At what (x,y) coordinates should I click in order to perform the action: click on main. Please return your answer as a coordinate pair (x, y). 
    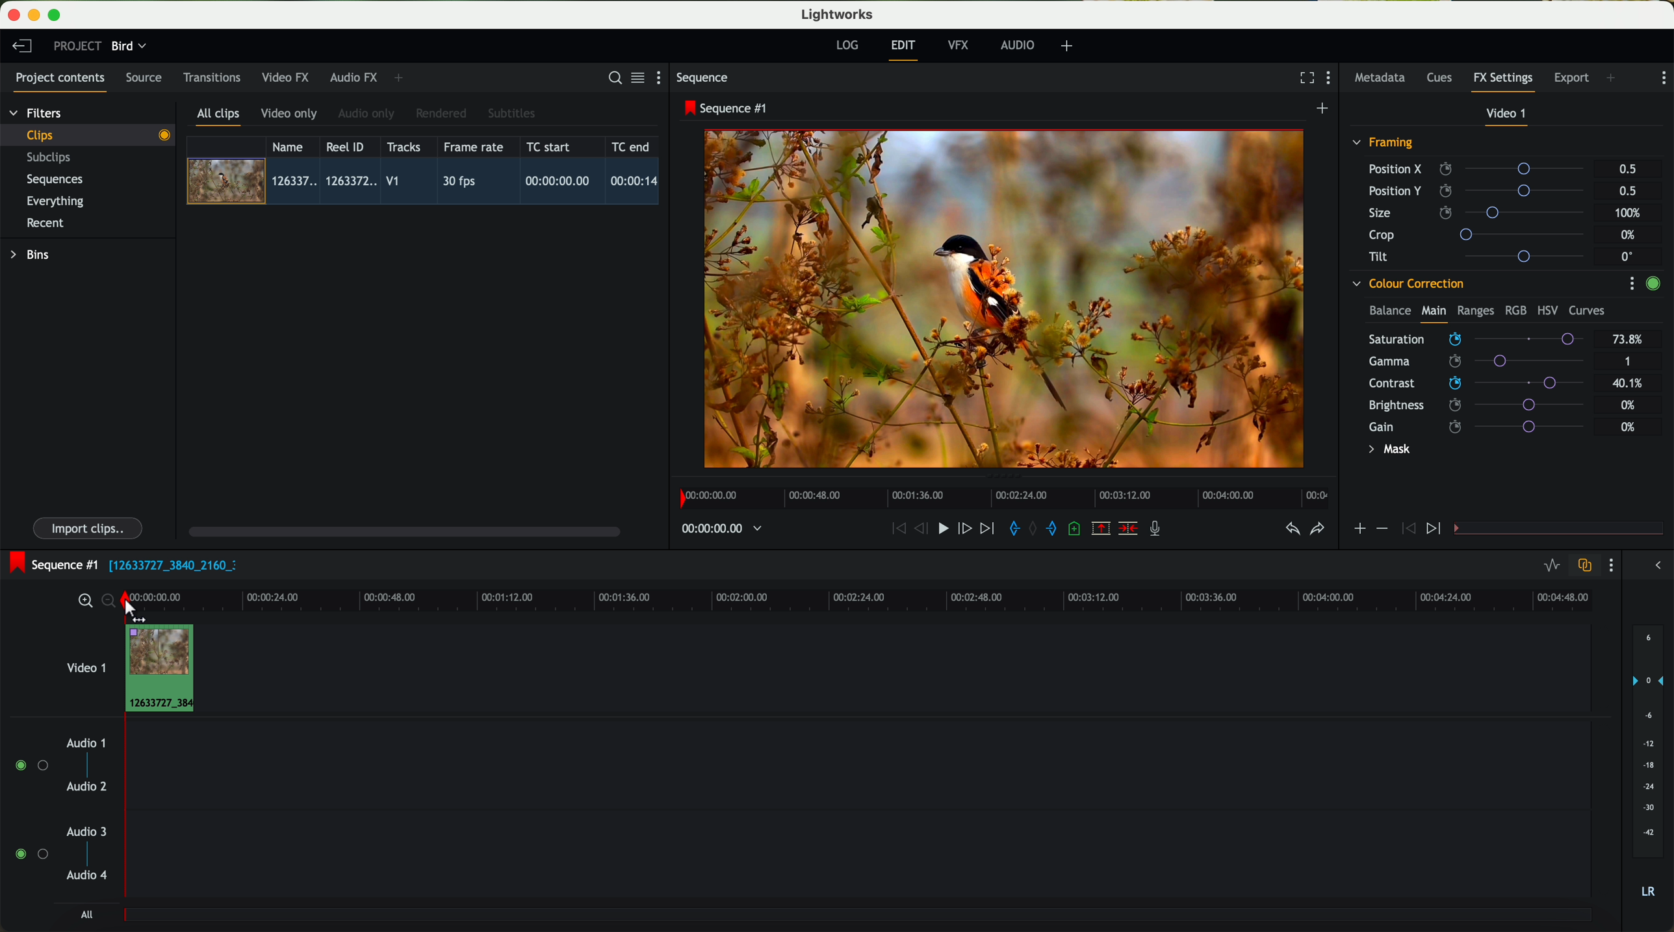
    Looking at the image, I should click on (1434, 313).